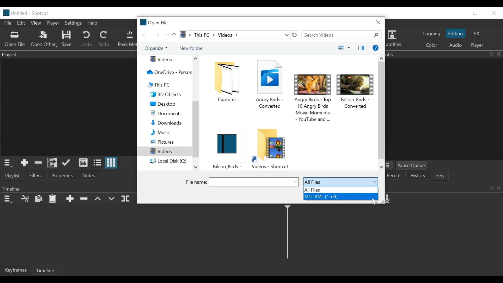  Describe the element at coordinates (375, 203) in the screenshot. I see `Cursor` at that location.